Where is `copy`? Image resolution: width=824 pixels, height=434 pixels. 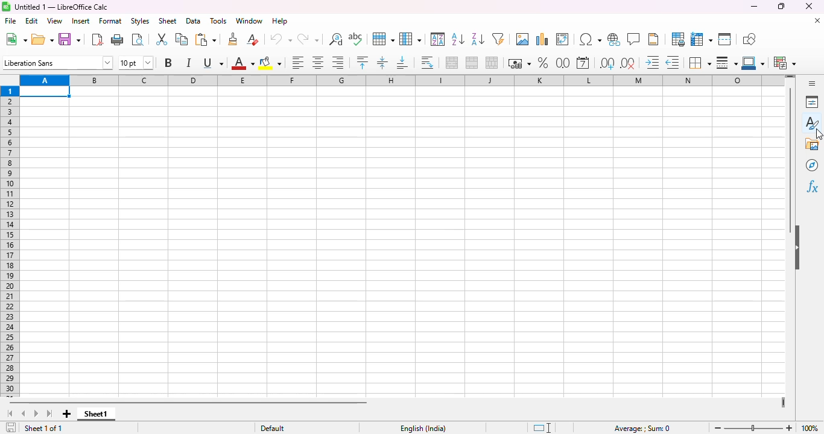
copy is located at coordinates (182, 39).